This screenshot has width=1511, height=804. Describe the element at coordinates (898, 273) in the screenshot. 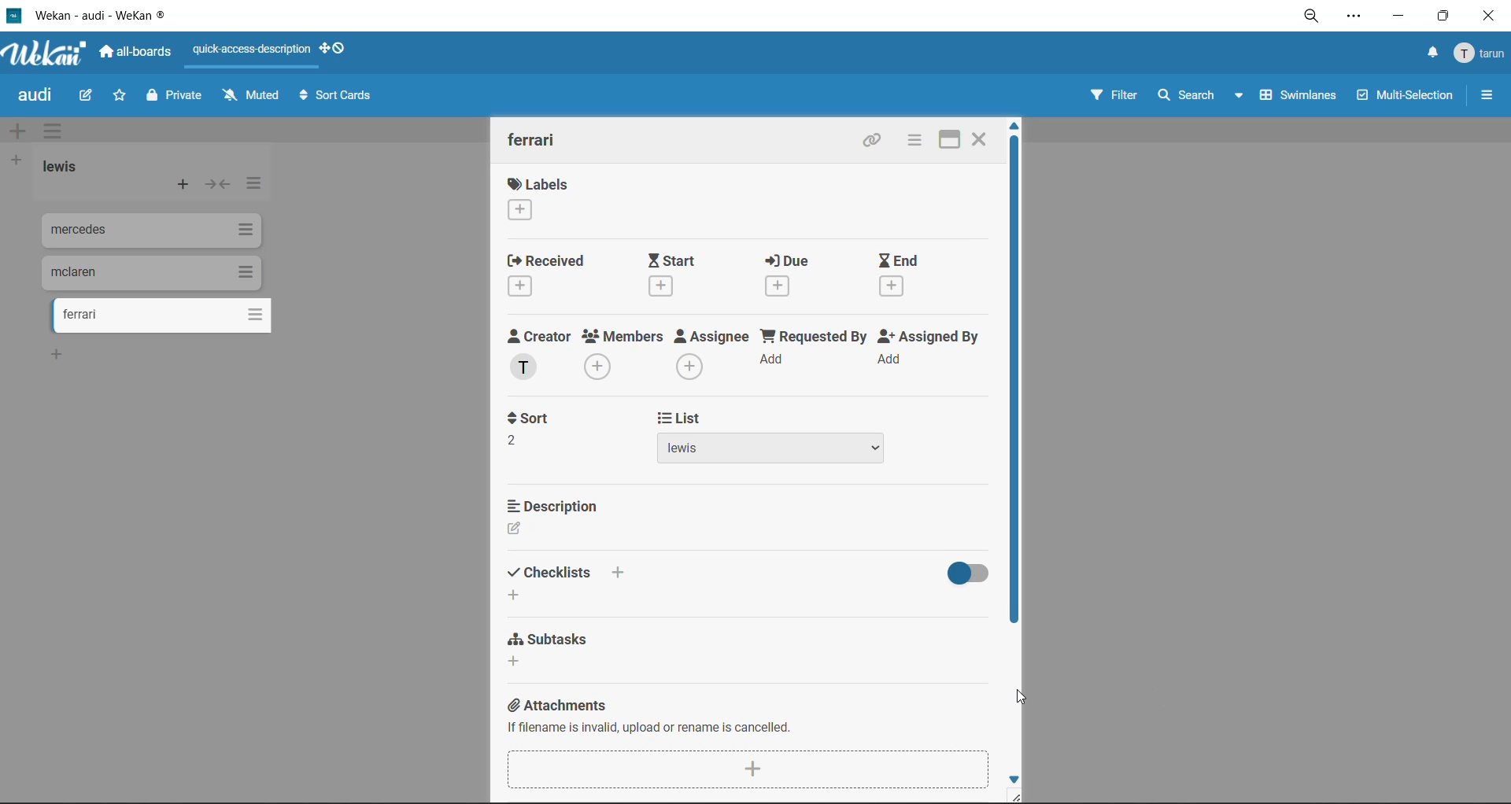

I see `end` at that location.